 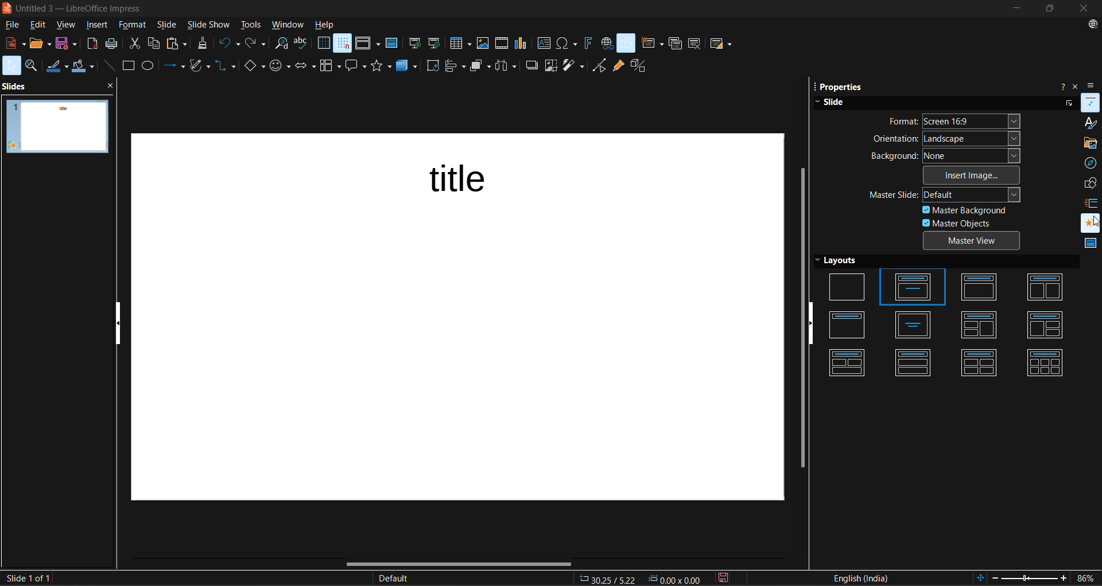 I want to click on slide, so click(x=57, y=127).